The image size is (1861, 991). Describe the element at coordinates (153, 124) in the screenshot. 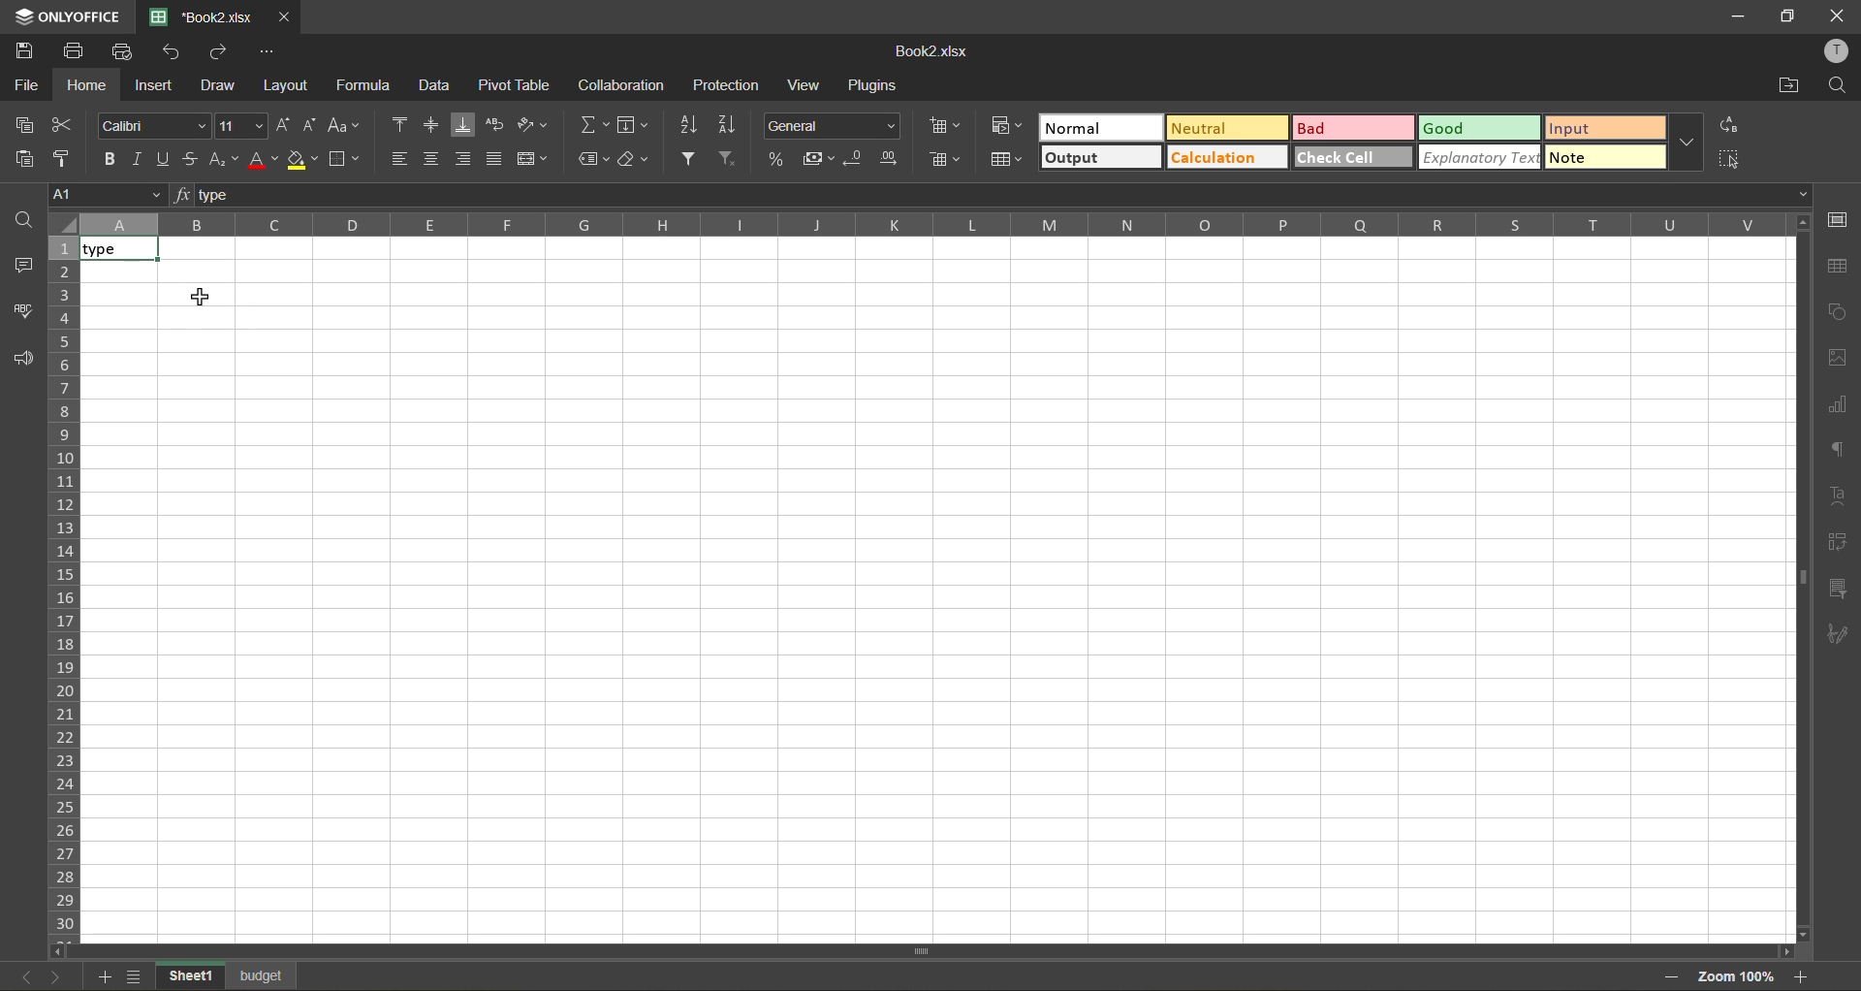

I see `font style` at that location.